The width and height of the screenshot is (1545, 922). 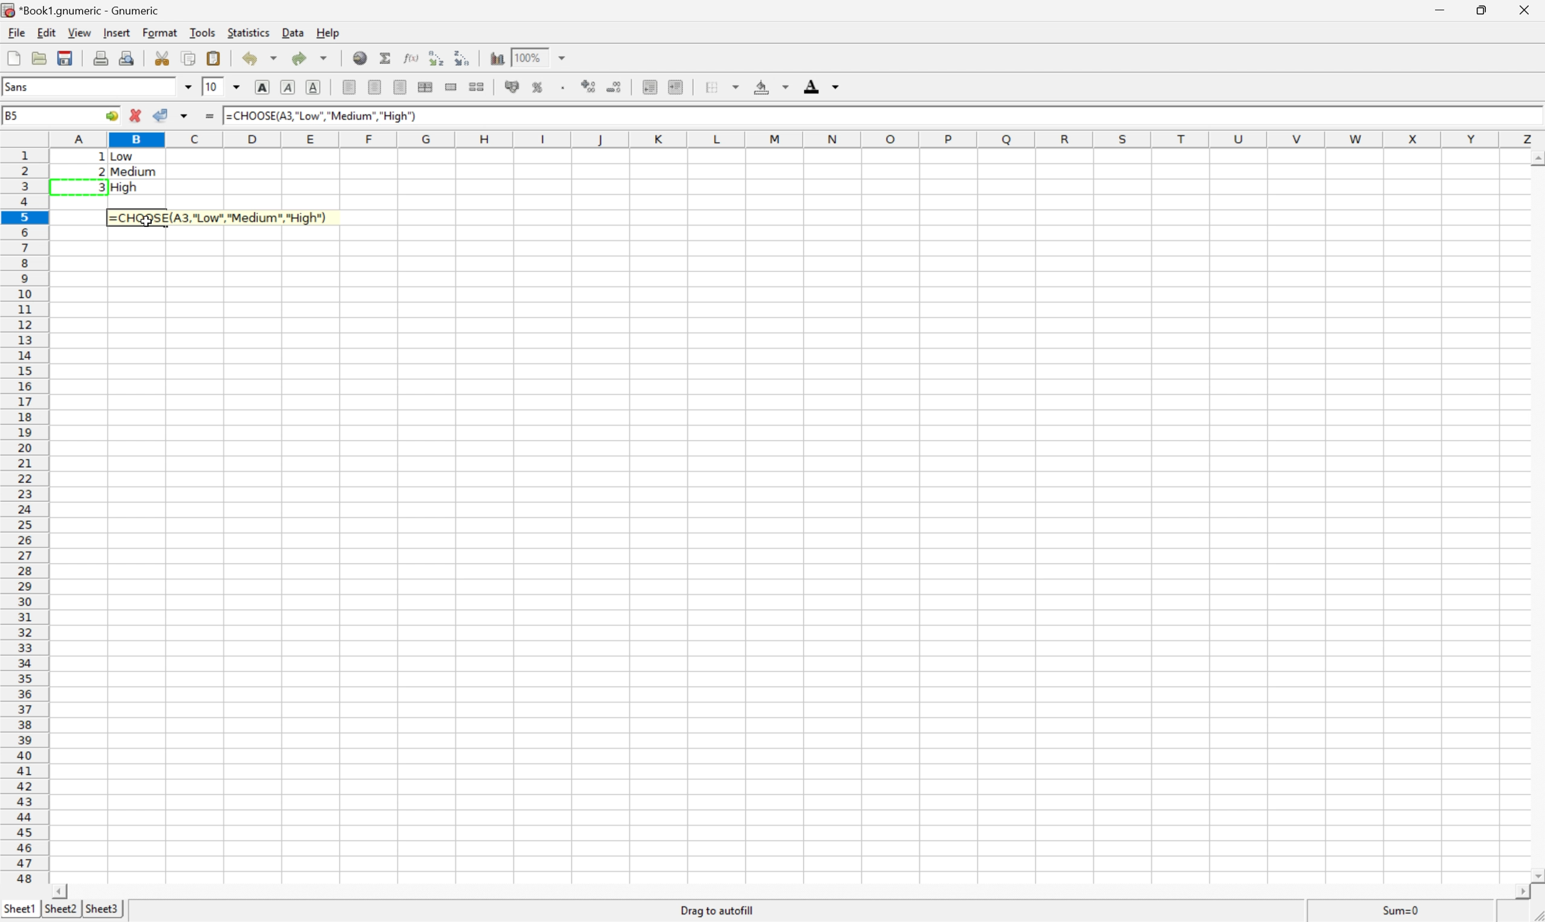 What do you see at coordinates (614, 87) in the screenshot?
I see `Decrease the number of decimals displayed` at bounding box center [614, 87].